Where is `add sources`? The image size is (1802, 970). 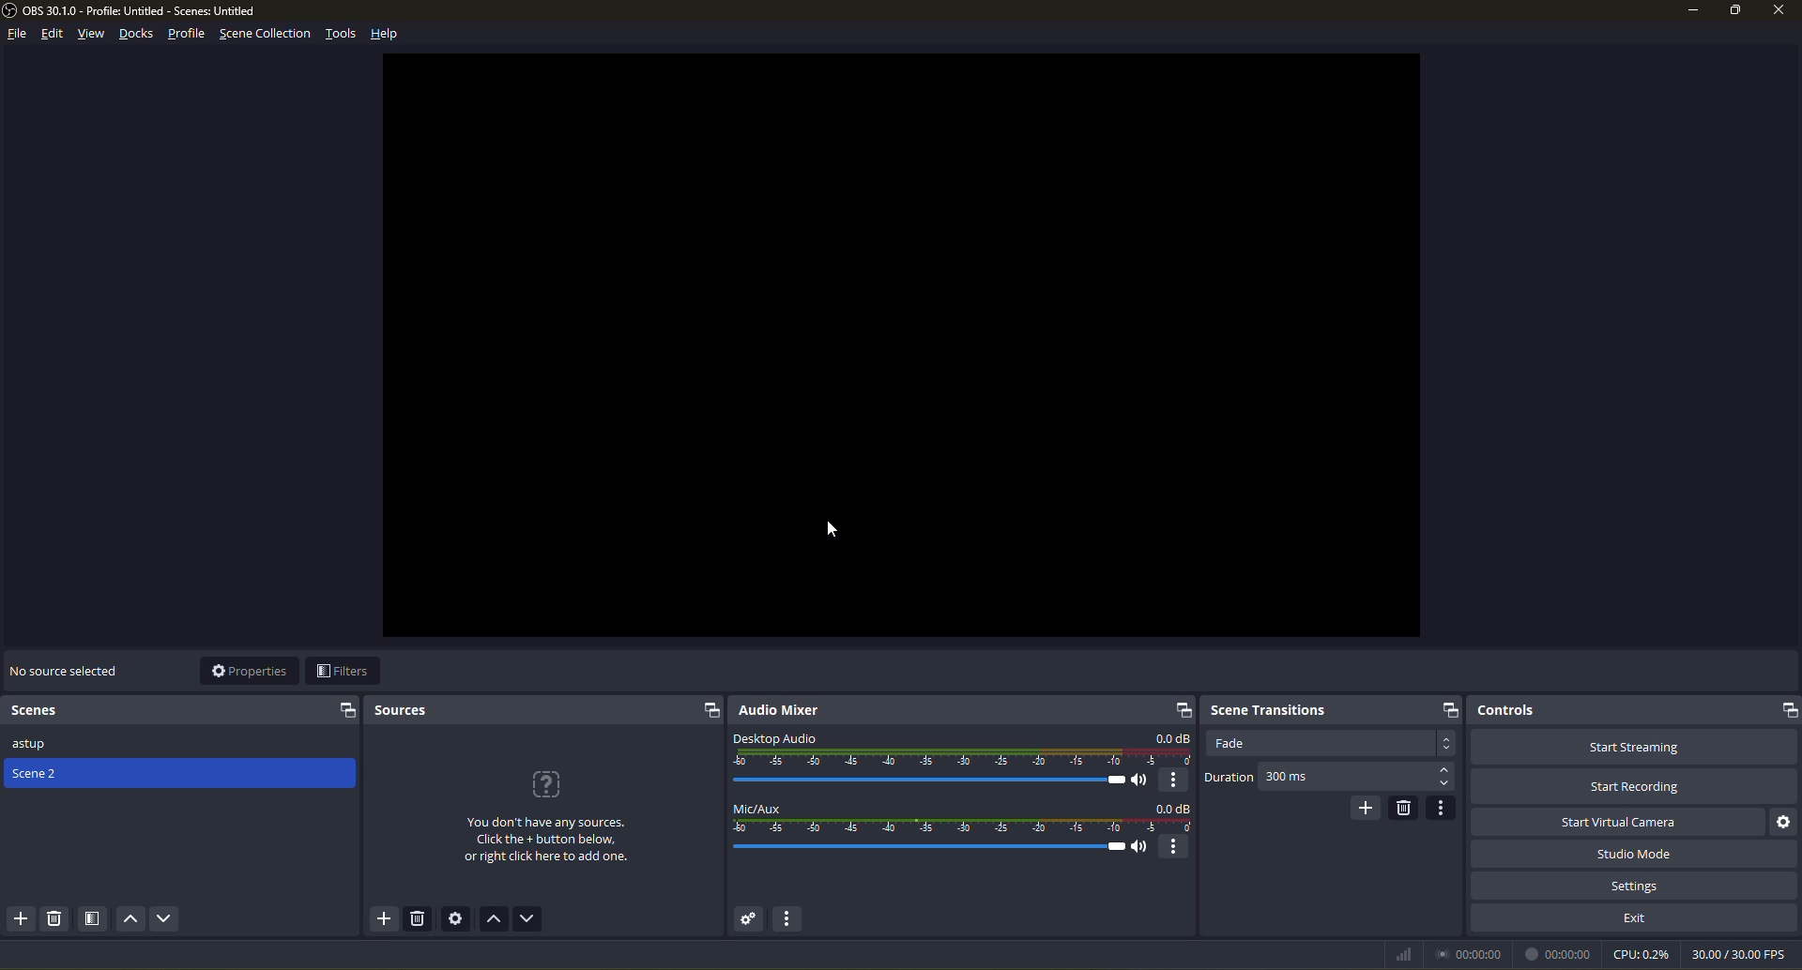
add sources is located at coordinates (384, 918).